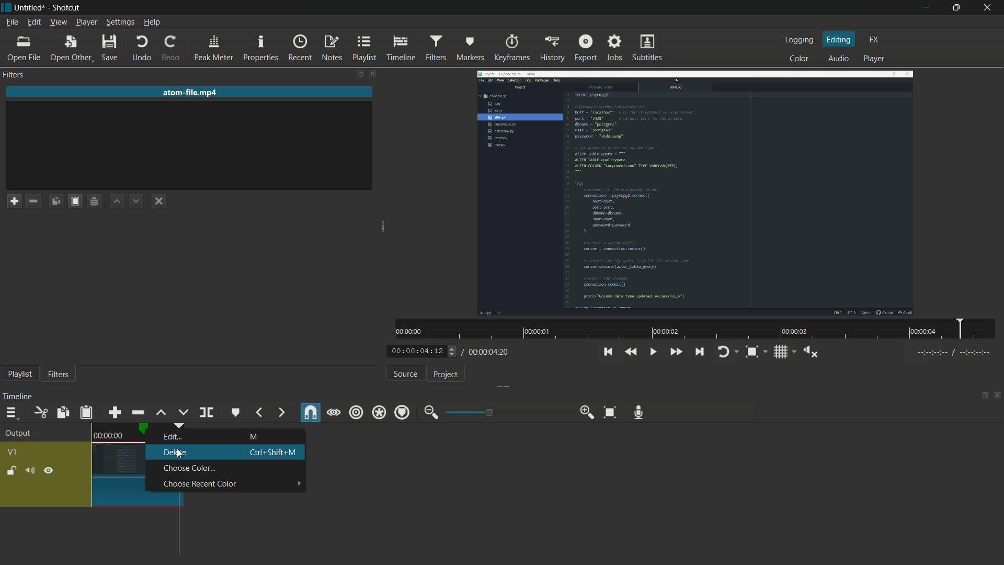 The image size is (1004, 565). What do you see at coordinates (798, 40) in the screenshot?
I see `logging` at bounding box center [798, 40].